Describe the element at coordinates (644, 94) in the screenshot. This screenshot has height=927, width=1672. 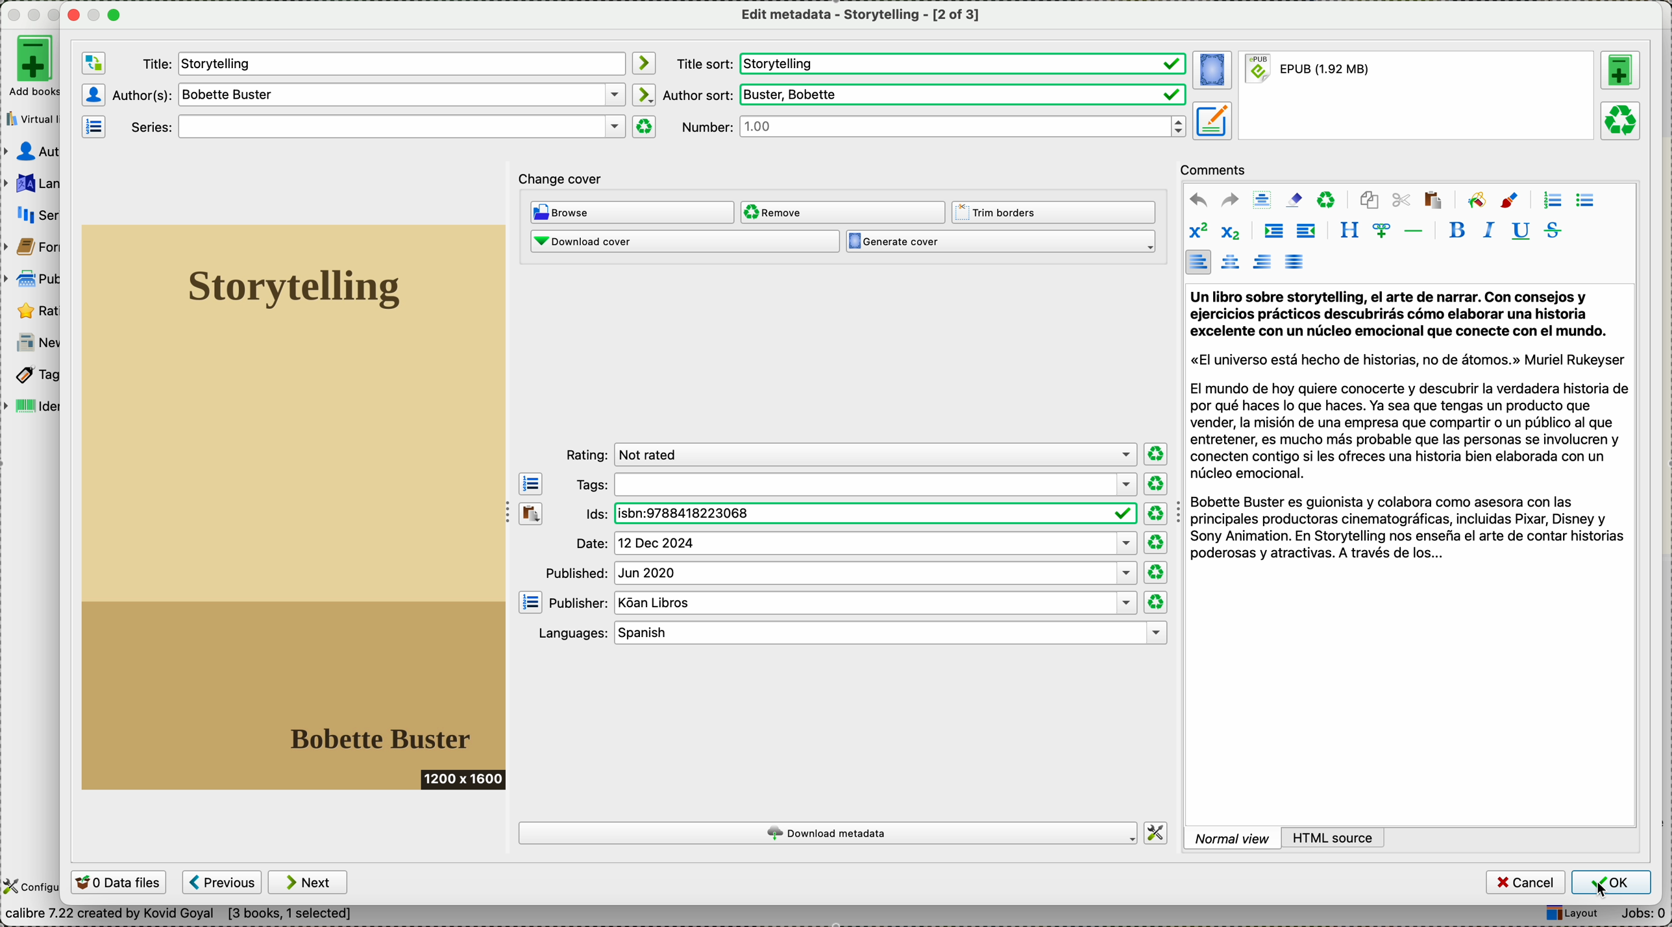
I see `icon` at that location.